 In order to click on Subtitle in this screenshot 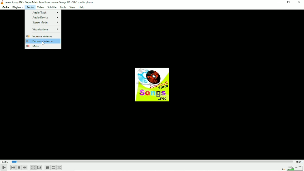, I will do `click(52, 7)`.